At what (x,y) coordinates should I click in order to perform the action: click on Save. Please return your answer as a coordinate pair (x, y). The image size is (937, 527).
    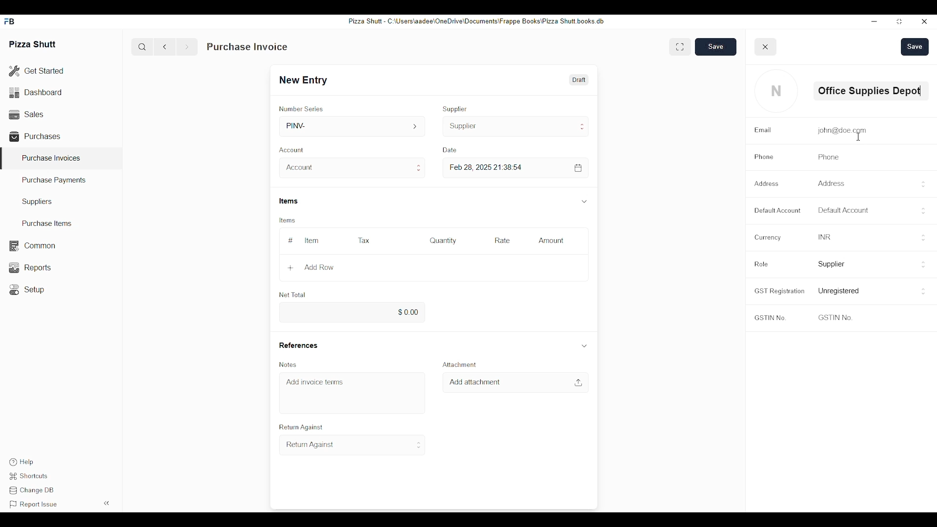
    Looking at the image, I should click on (915, 47).